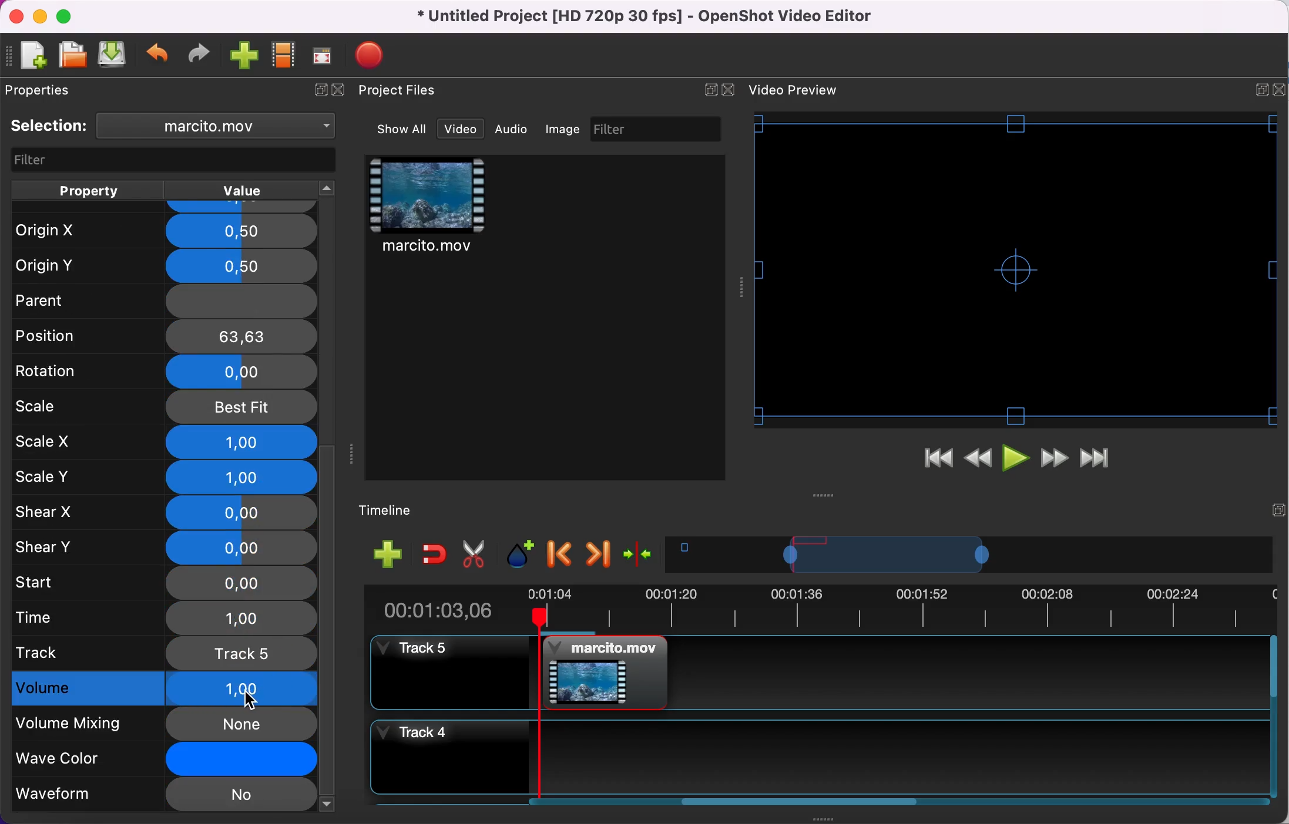 The image size is (1289, 824). Describe the element at coordinates (43, 90) in the screenshot. I see `properties` at that location.